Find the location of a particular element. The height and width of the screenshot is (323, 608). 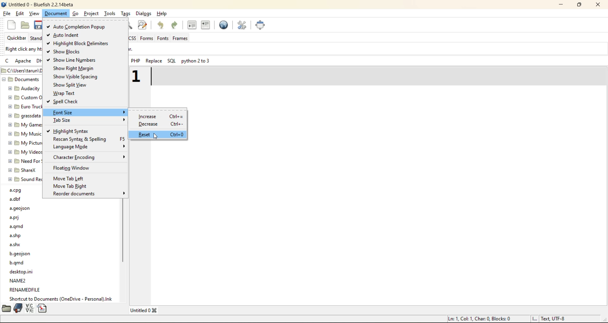

find and replace is located at coordinates (143, 24).